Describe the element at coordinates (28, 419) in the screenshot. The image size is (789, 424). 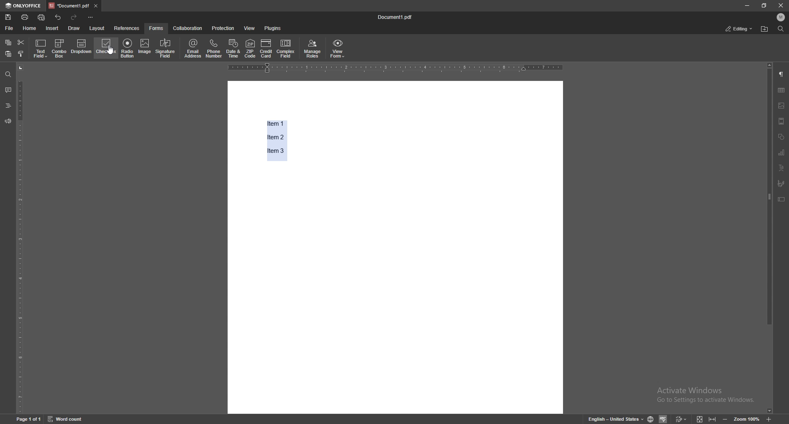
I see `page` at that location.